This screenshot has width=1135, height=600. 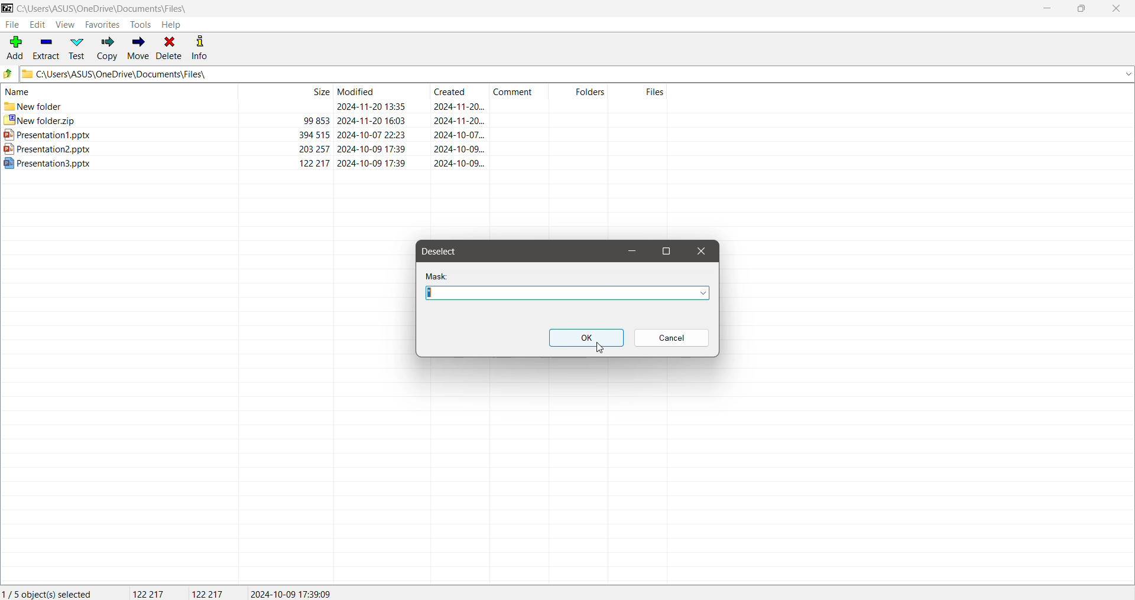 I want to click on Files, so click(x=640, y=92).